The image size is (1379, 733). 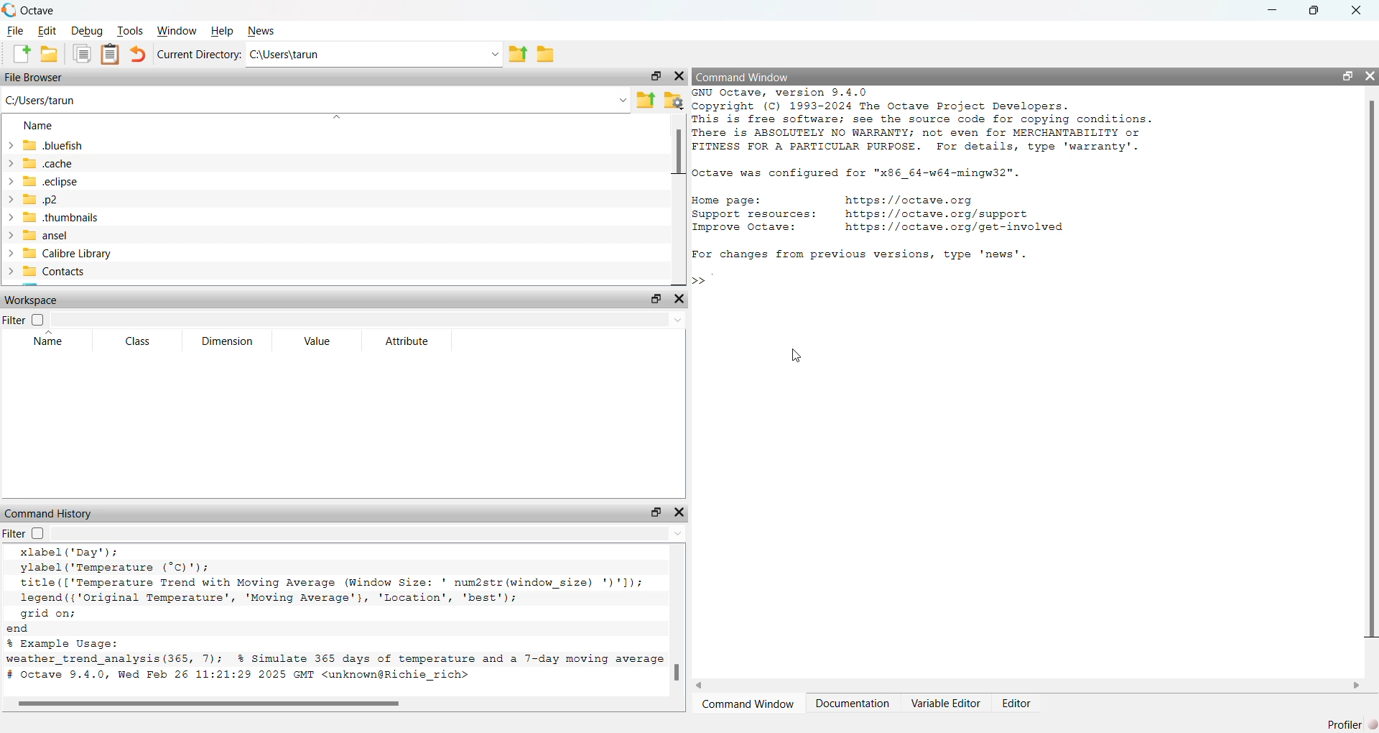 What do you see at coordinates (60, 253) in the screenshot?
I see `Calibre Library` at bounding box center [60, 253].